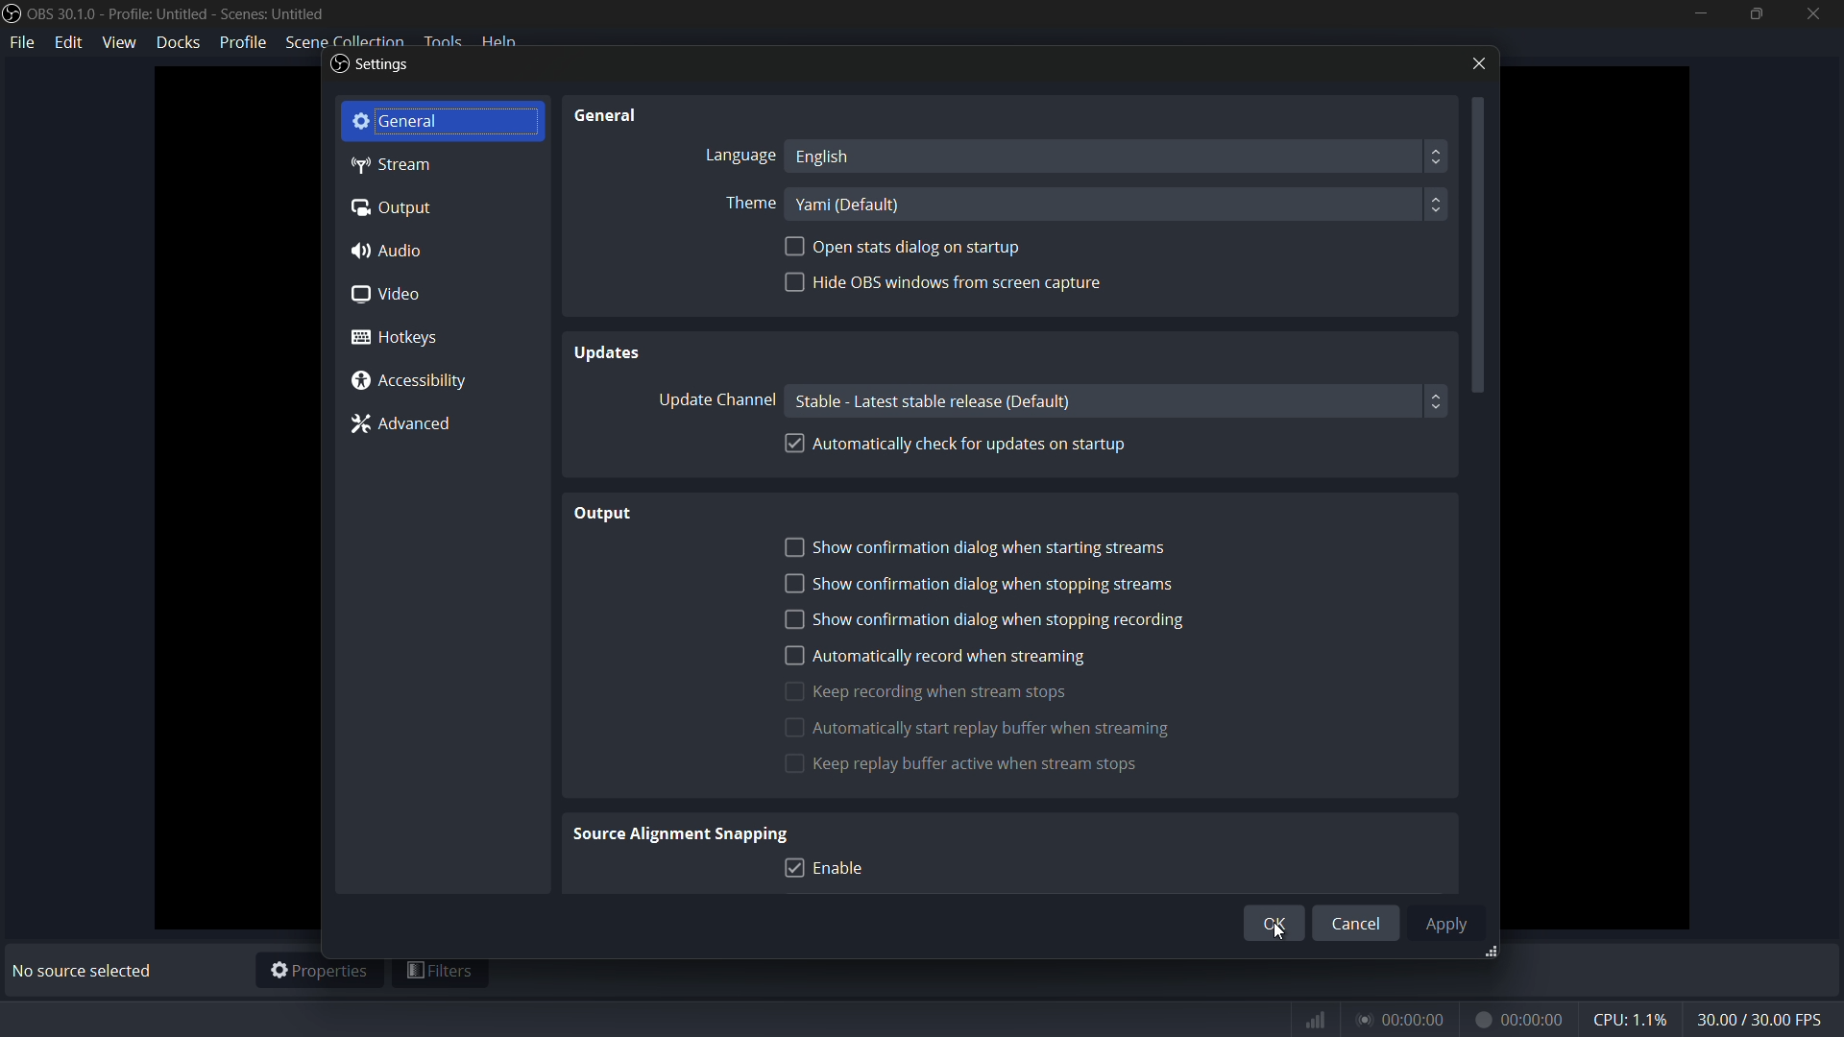 This screenshot has height=1037, width=1844. I want to click on Keep recording when stream stops, so click(937, 690).